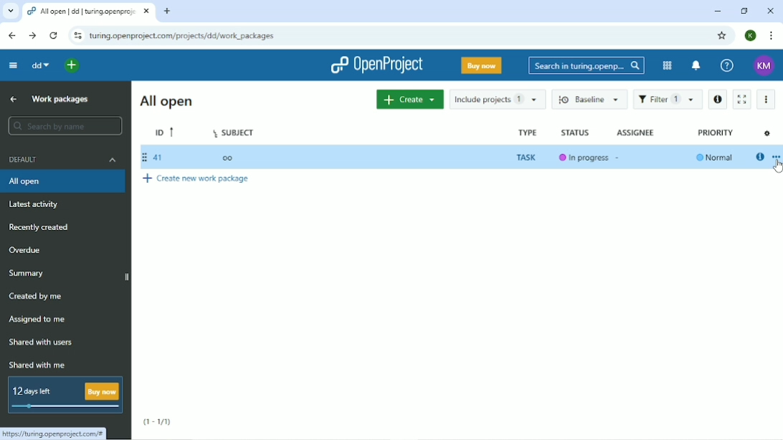 The width and height of the screenshot is (783, 440). What do you see at coordinates (62, 181) in the screenshot?
I see `All open` at bounding box center [62, 181].